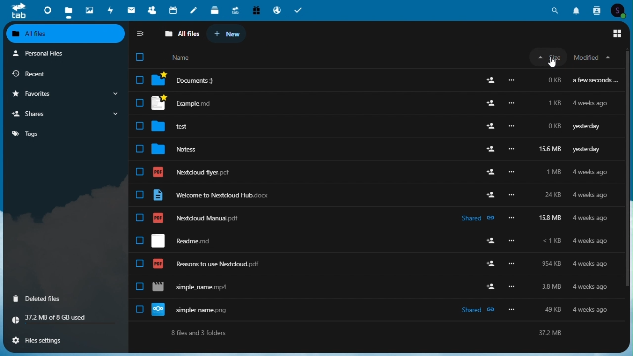 This screenshot has width=633, height=356. I want to click on | Documents?), so click(376, 81).